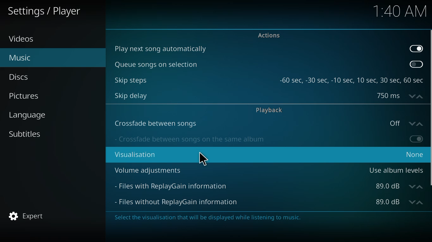 Image resolution: width=432 pixels, height=242 pixels. I want to click on use album levels, so click(396, 170).